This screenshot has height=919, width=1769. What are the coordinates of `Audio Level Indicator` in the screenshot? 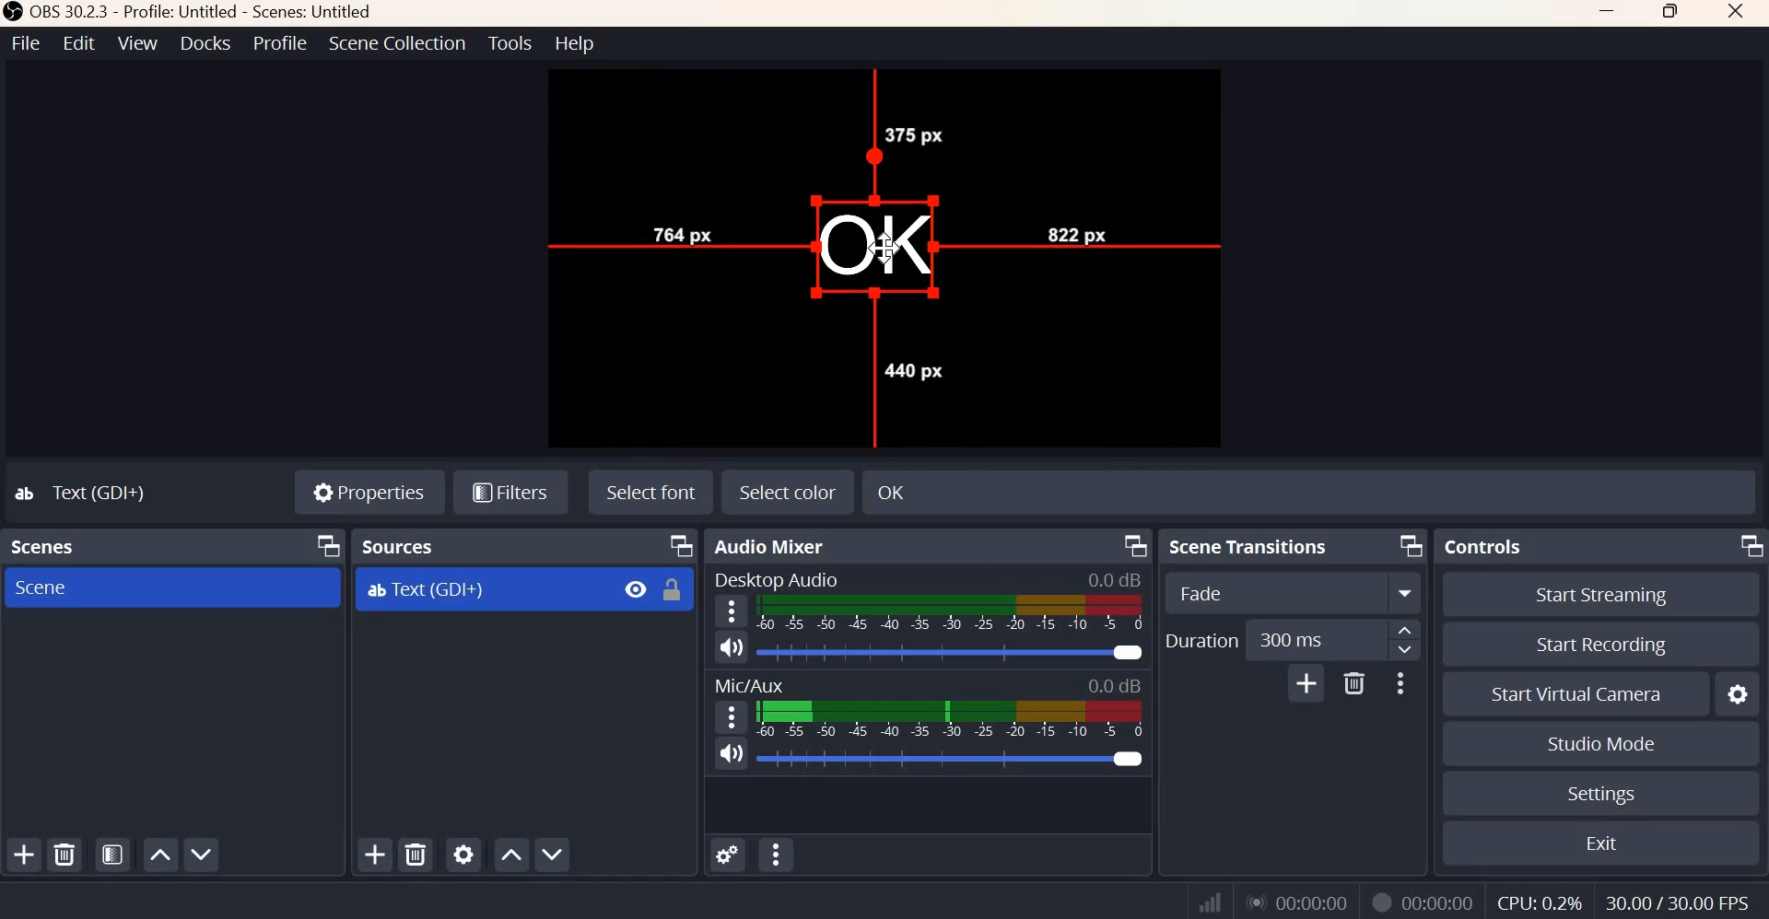 It's located at (1112, 579).